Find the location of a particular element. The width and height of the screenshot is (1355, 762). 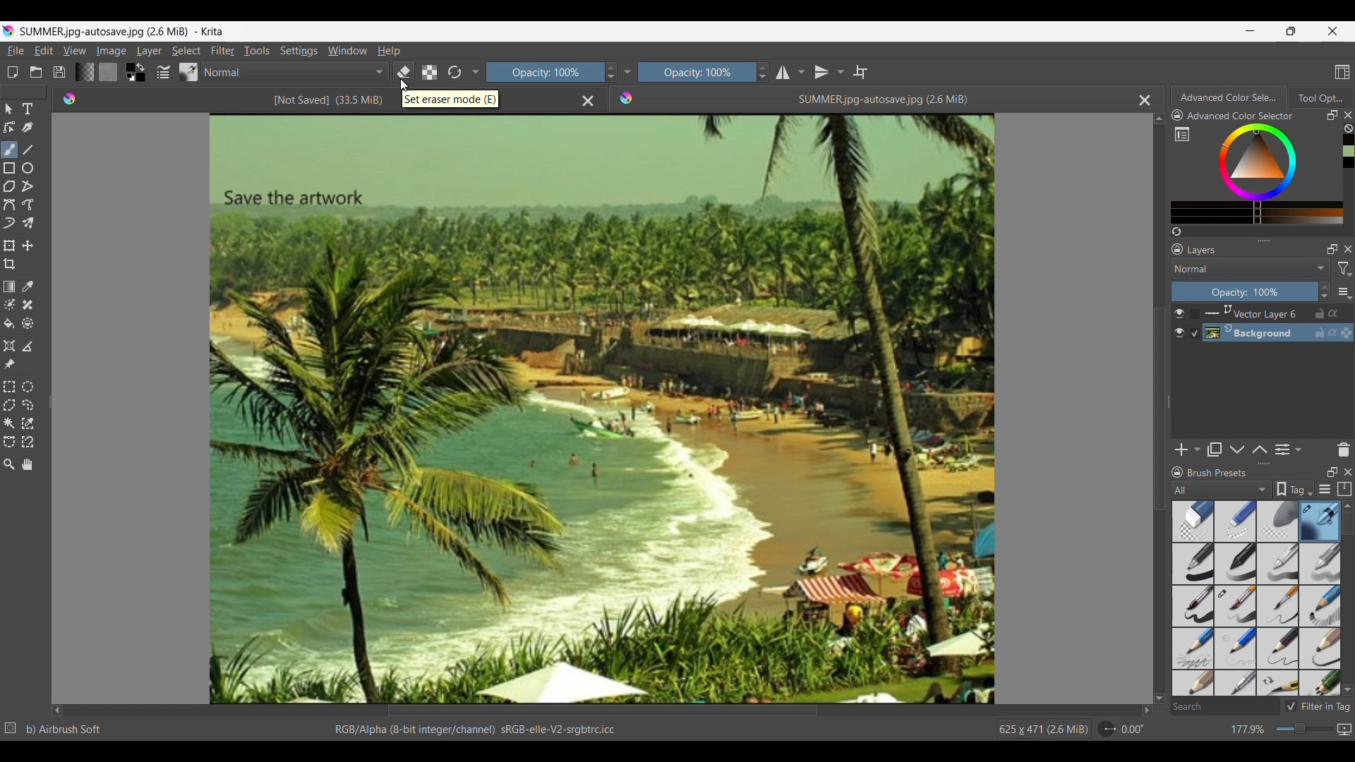

Smart patch tool is located at coordinates (28, 305).